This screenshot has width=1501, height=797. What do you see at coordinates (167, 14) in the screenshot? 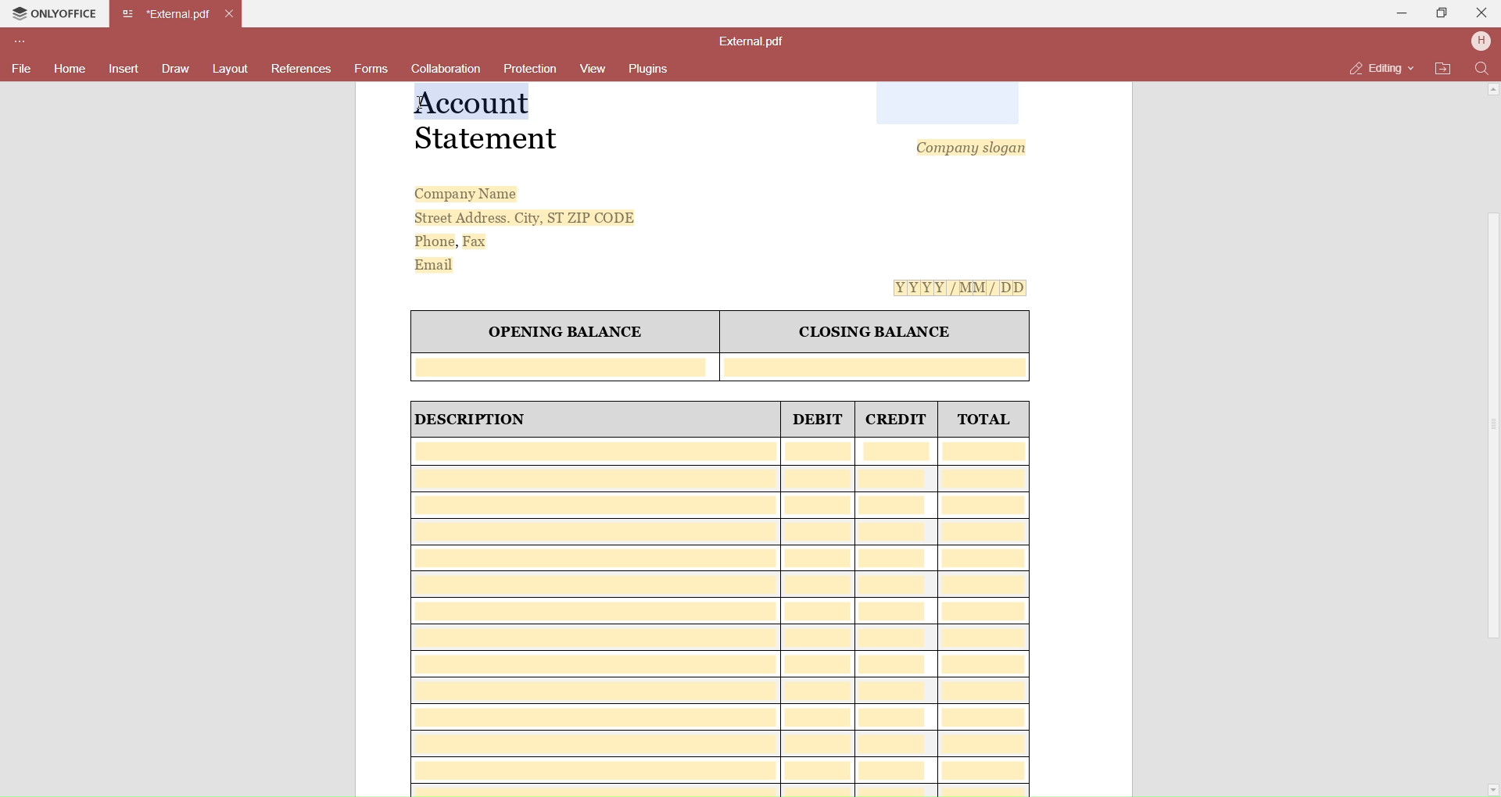
I see `Current open tab` at bounding box center [167, 14].